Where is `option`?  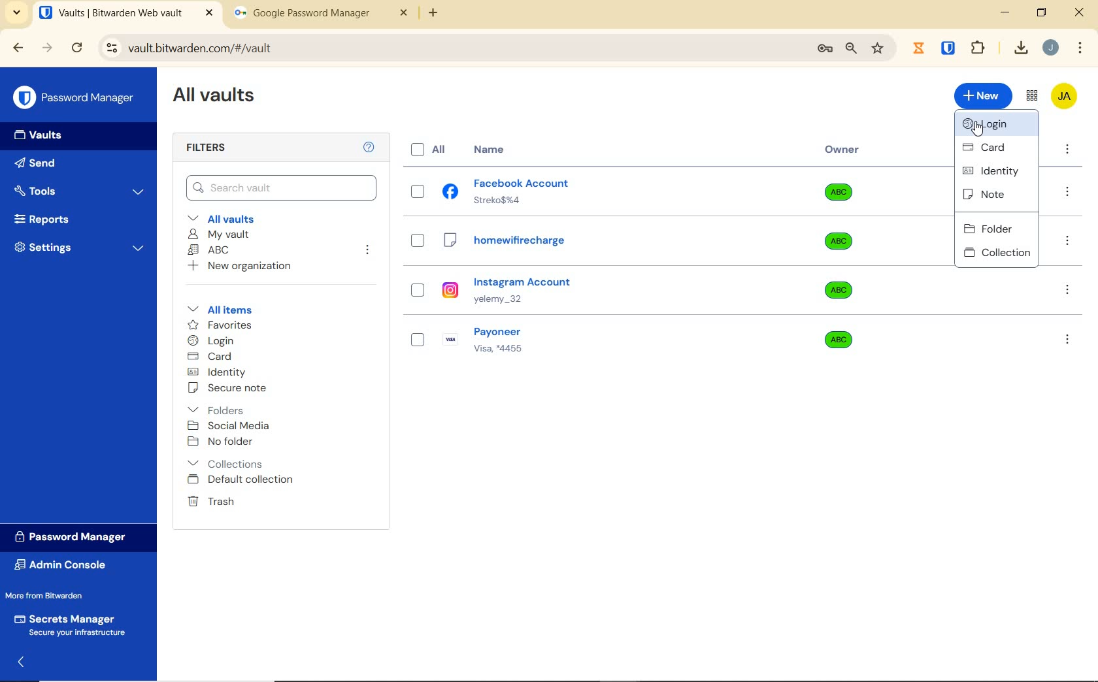 option is located at coordinates (1067, 338).